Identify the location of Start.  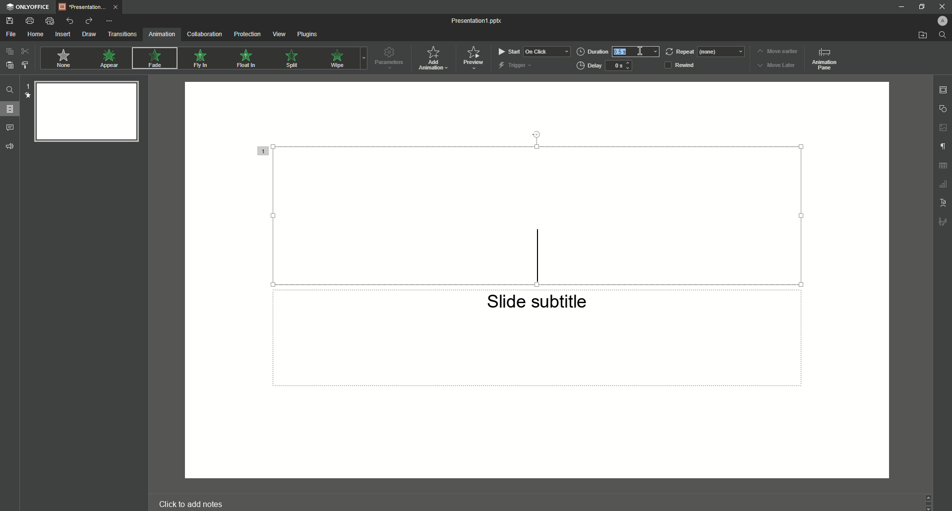
(532, 51).